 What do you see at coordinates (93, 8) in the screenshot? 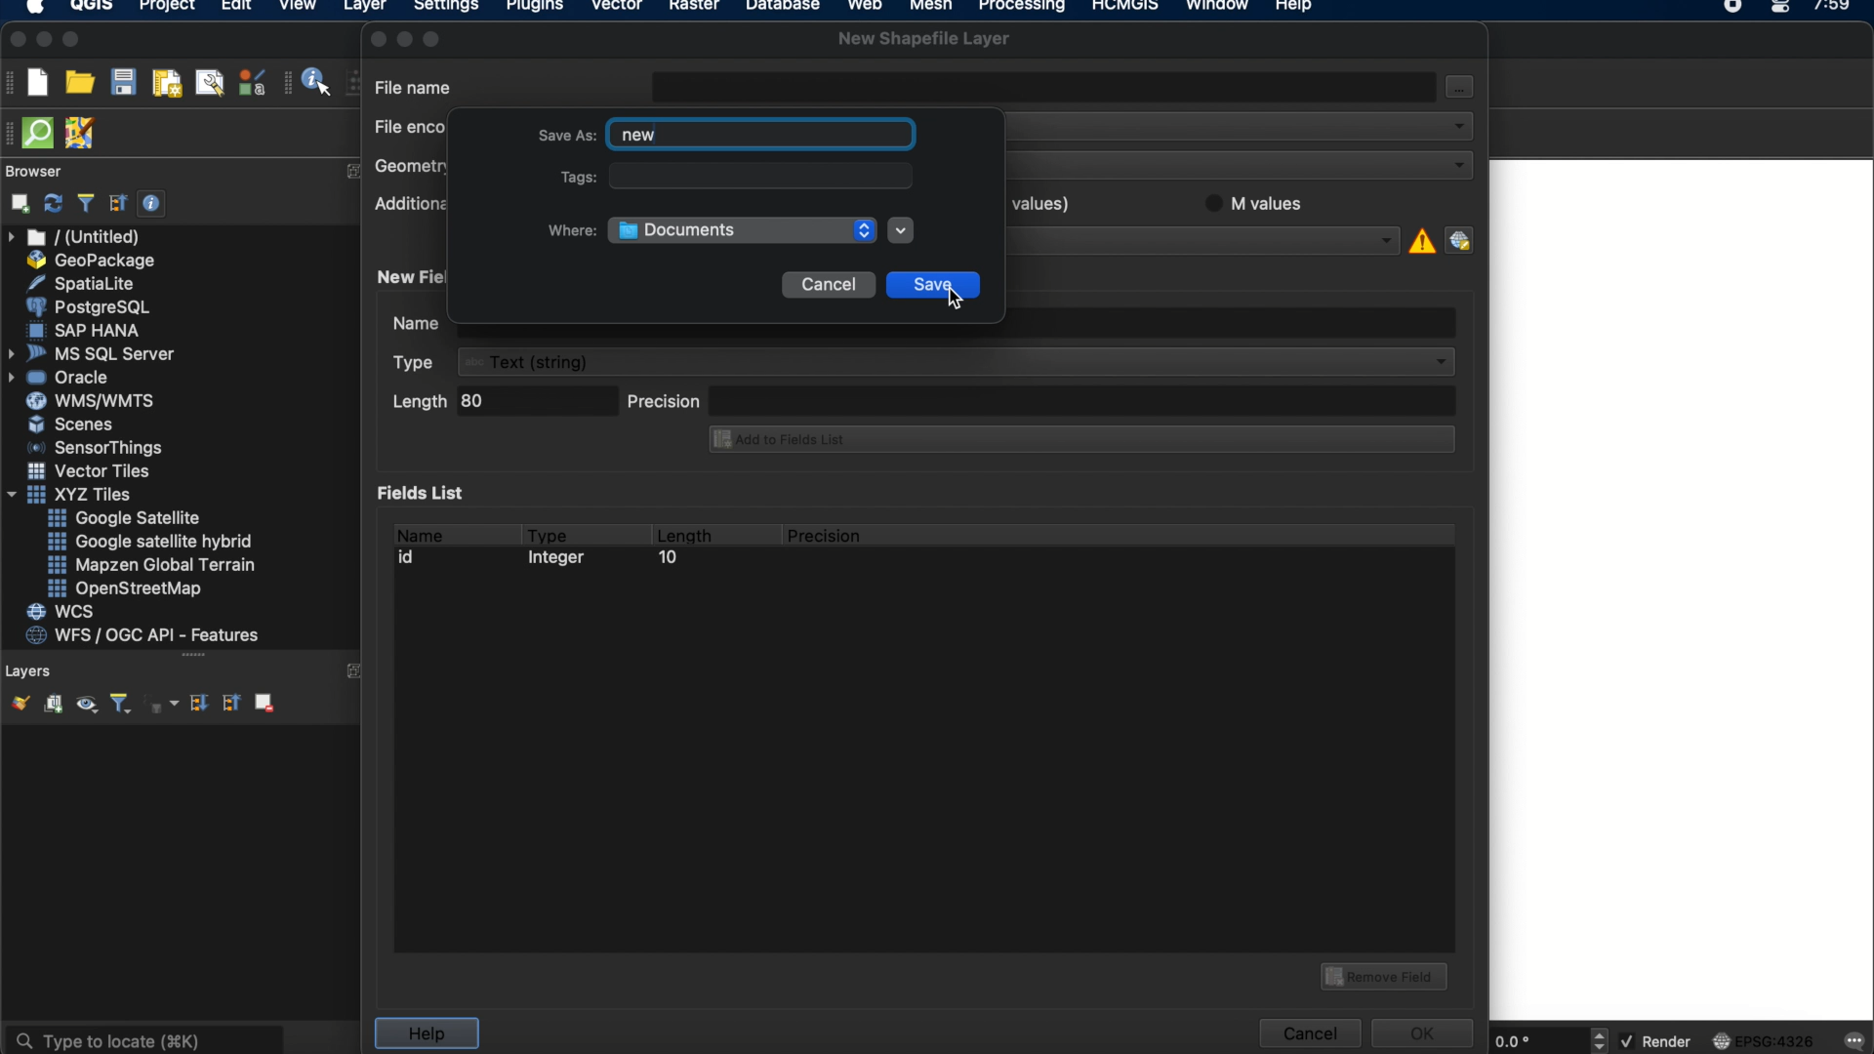
I see `QGIS` at bounding box center [93, 8].